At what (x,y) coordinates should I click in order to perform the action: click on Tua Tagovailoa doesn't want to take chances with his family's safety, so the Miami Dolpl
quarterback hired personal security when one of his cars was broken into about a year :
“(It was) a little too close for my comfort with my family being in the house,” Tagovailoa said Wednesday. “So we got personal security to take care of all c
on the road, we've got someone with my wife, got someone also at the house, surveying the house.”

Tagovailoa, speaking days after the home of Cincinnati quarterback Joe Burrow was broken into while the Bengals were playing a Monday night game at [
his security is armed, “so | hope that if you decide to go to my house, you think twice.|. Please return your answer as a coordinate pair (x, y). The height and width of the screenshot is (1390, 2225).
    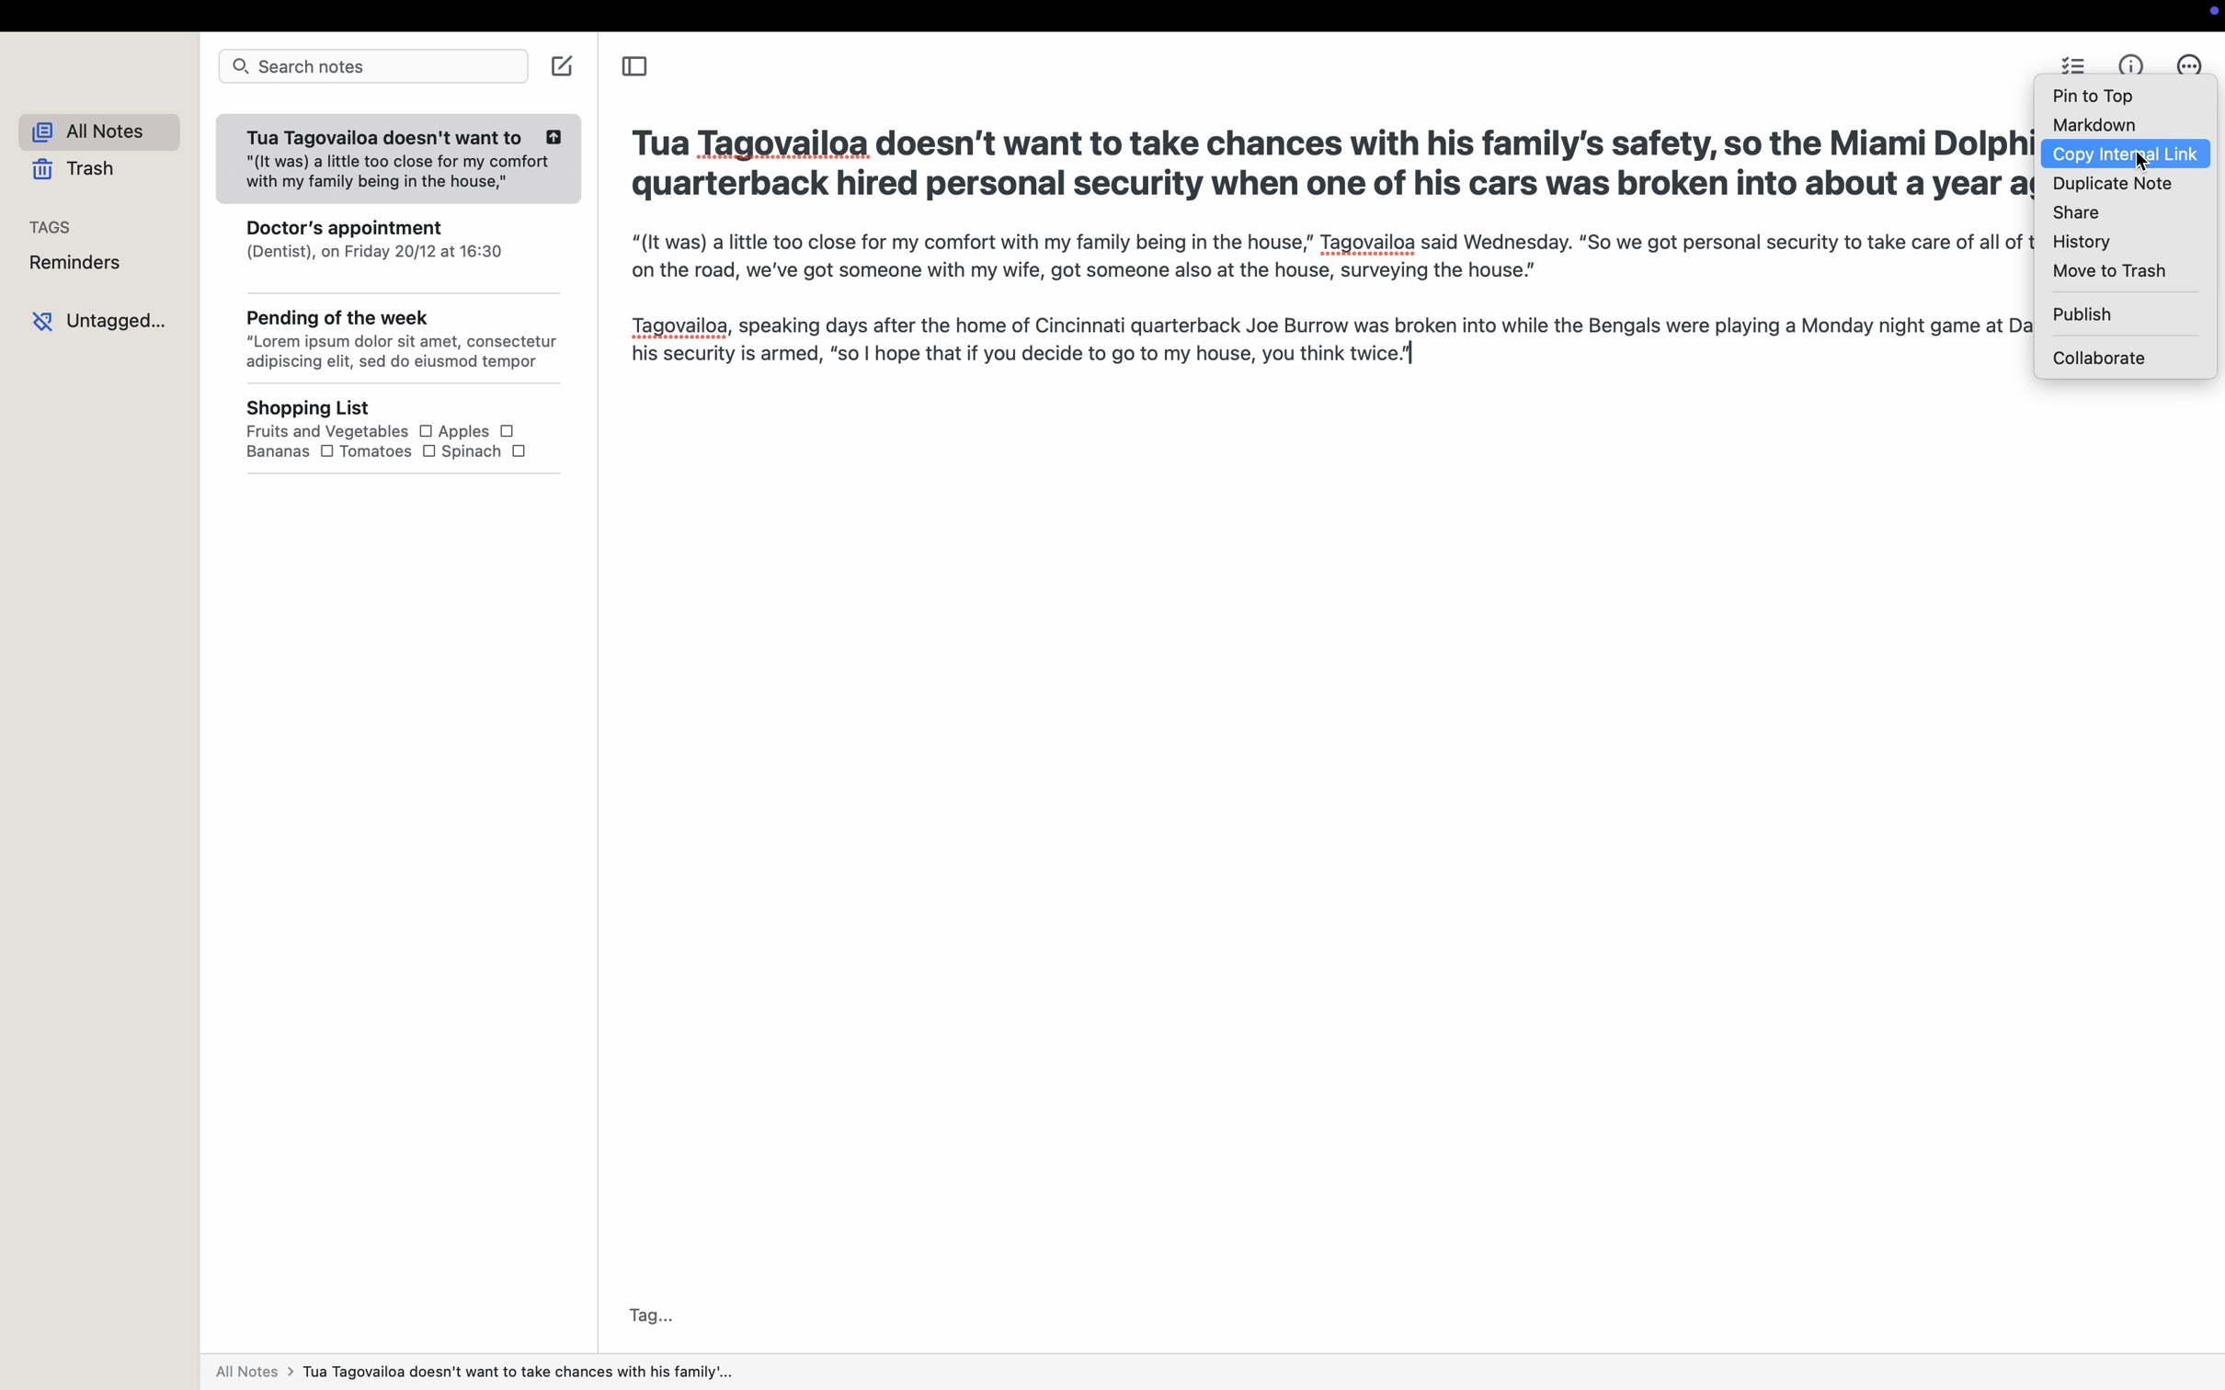
    Looking at the image, I should click on (1304, 261).